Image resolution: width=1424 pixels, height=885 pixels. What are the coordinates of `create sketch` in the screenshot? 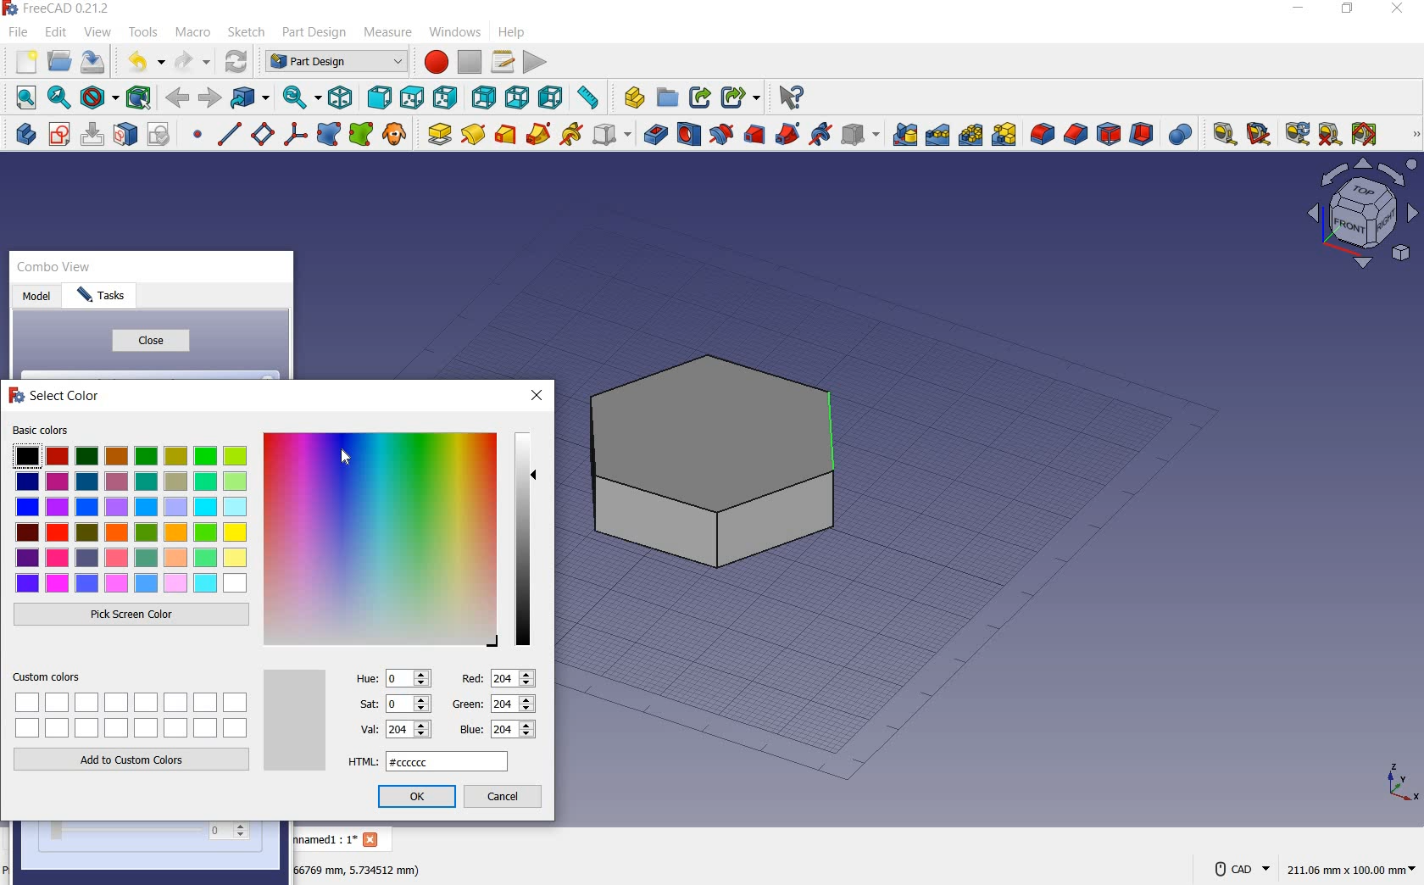 It's located at (58, 135).